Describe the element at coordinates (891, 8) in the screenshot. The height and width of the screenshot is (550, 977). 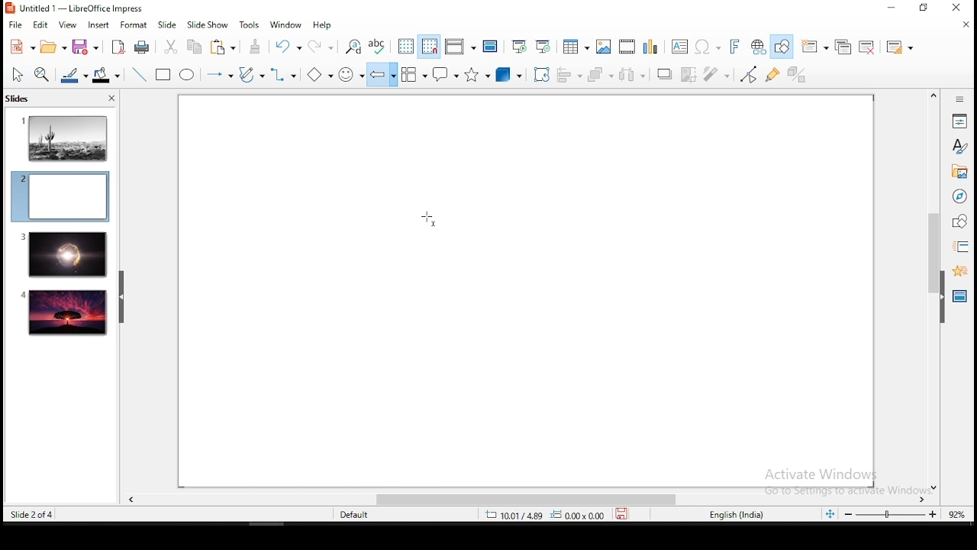
I see `minimize` at that location.